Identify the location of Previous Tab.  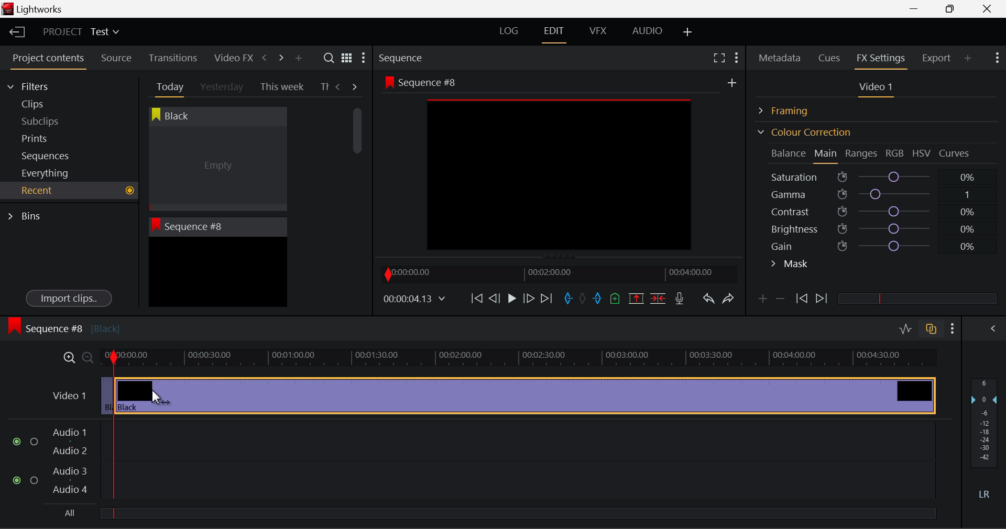
(340, 86).